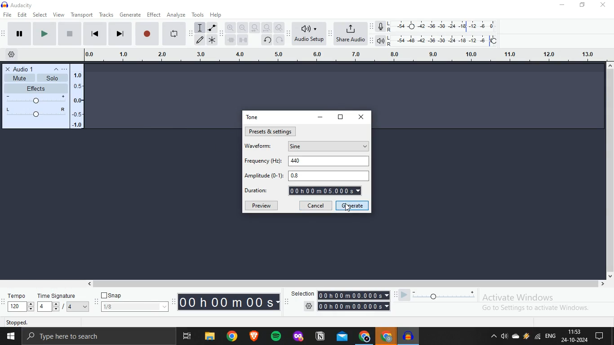 The width and height of the screenshot is (614, 345). What do you see at coordinates (43, 101) in the screenshot?
I see `Effects` at bounding box center [43, 101].